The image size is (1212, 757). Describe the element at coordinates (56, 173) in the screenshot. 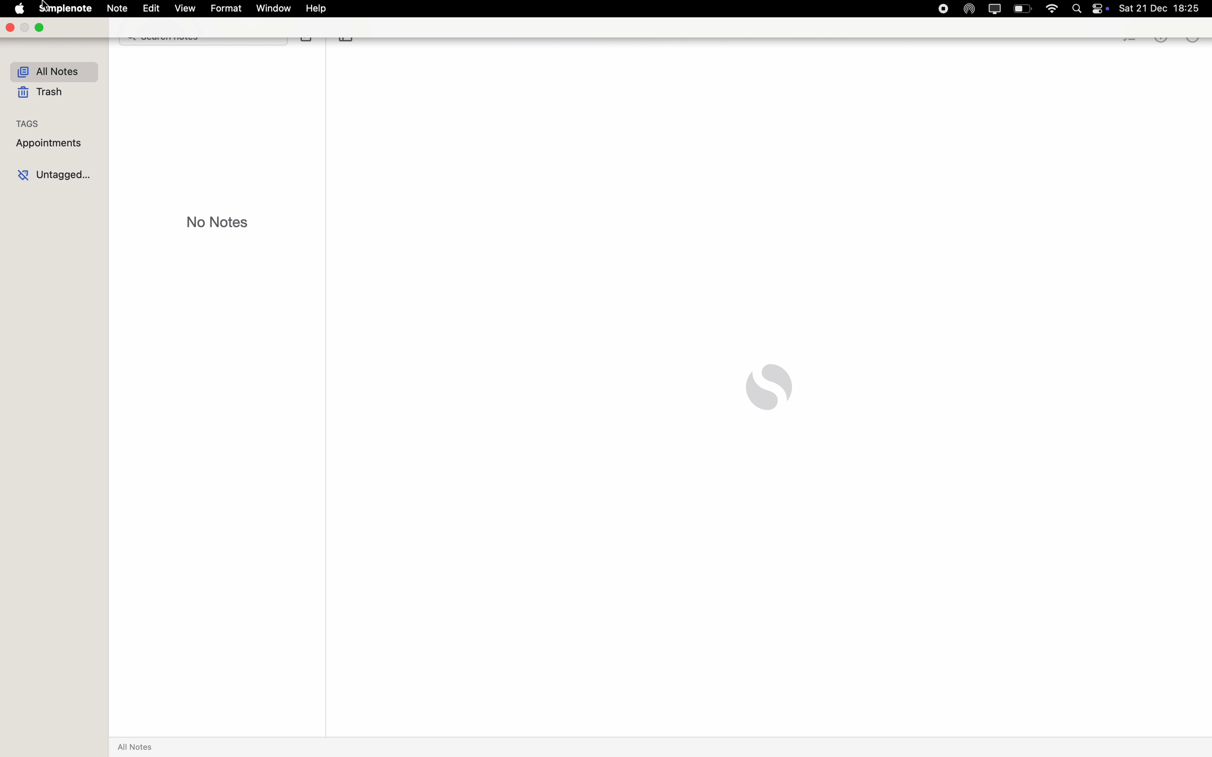

I see `untagged` at that location.